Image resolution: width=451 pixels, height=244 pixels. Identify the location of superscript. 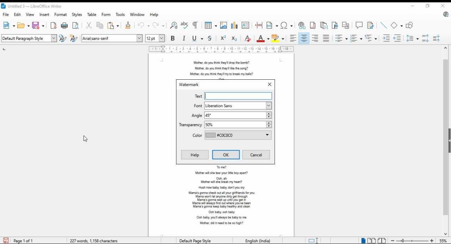
(223, 38).